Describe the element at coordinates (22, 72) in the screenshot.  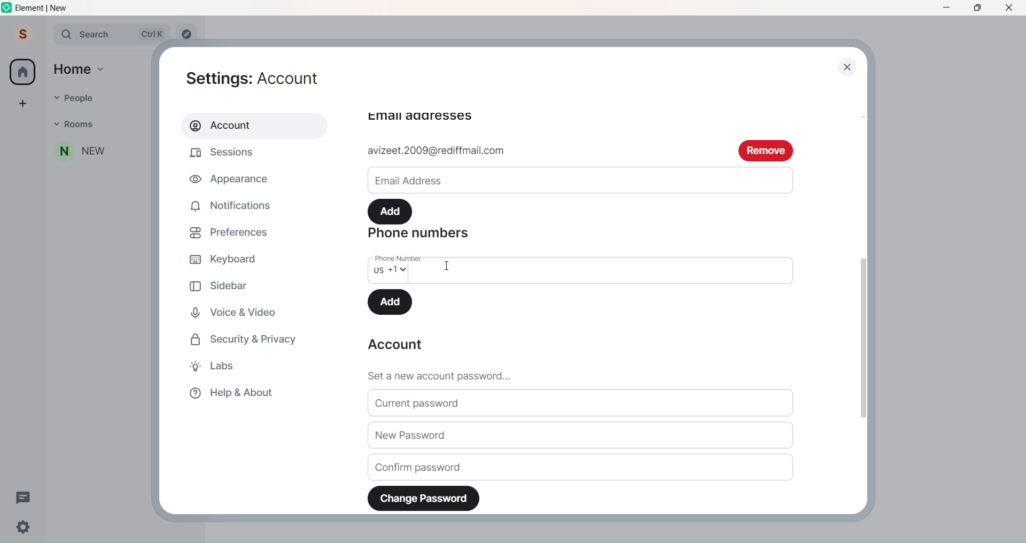
I see `Home` at that location.